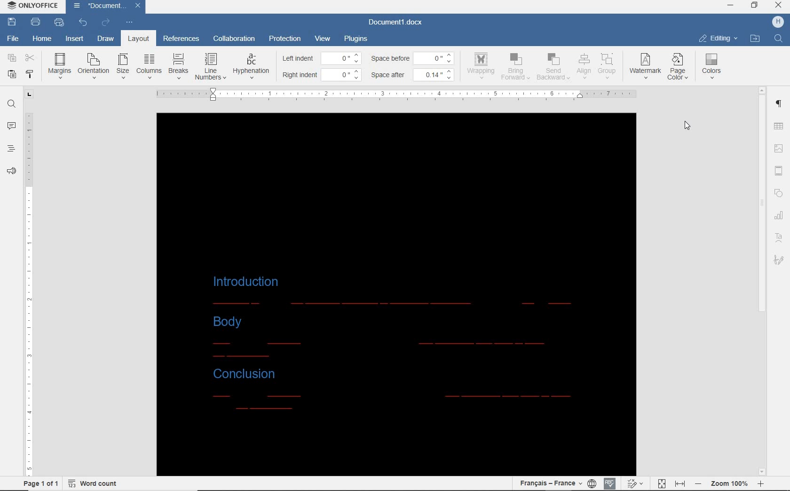  I want to click on track changes, so click(636, 482).